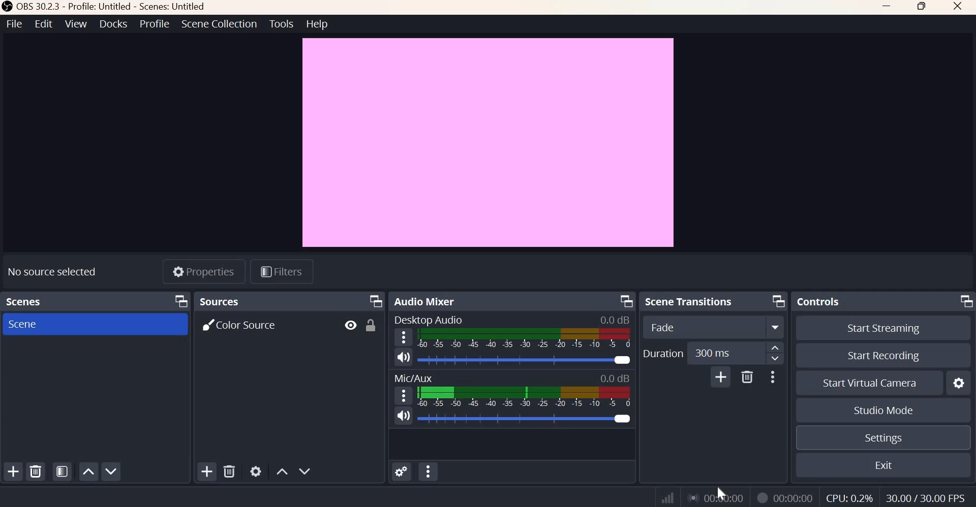  Describe the element at coordinates (39, 324) in the screenshot. I see `Scene` at that location.